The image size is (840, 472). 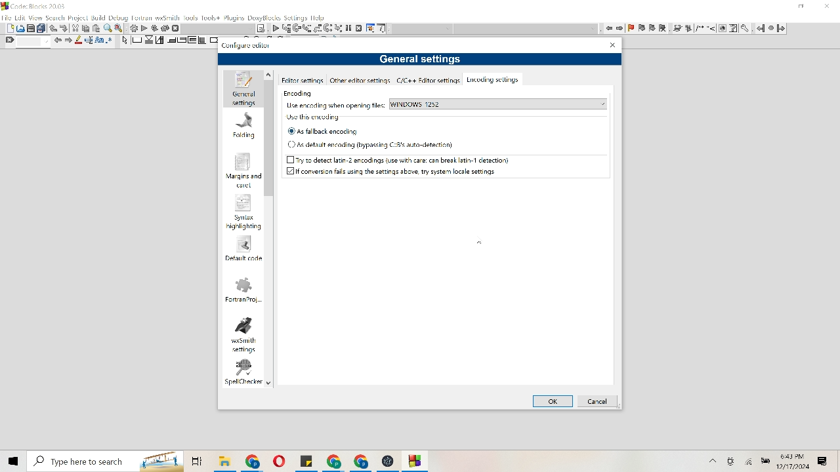 I want to click on Tools, so click(x=191, y=18).